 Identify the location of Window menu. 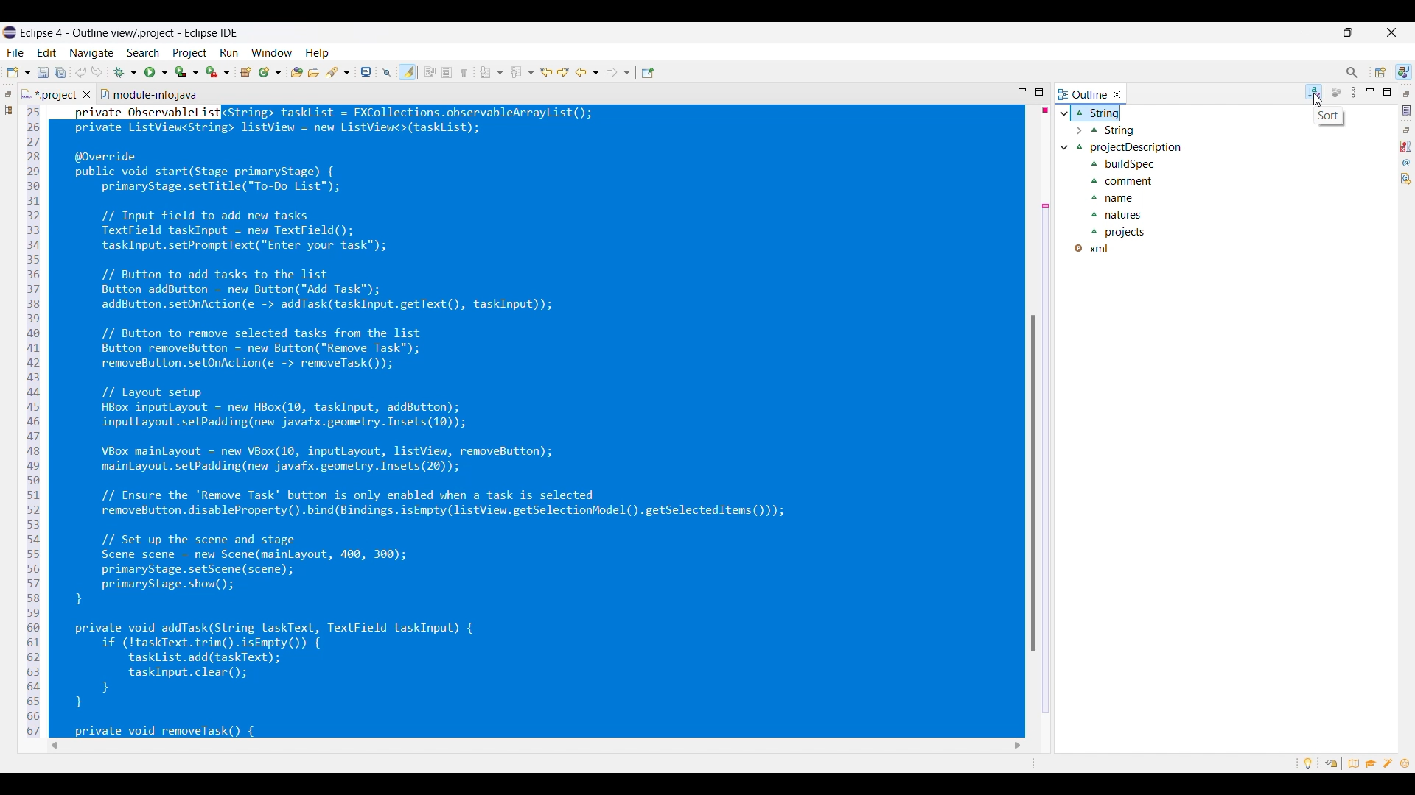
(272, 52).